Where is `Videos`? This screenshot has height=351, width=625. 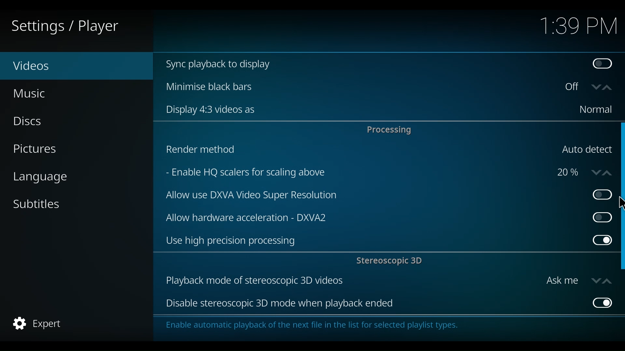
Videos is located at coordinates (46, 66).